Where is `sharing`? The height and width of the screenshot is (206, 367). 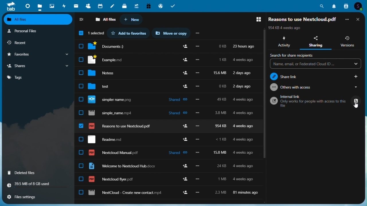 sharing is located at coordinates (315, 42).